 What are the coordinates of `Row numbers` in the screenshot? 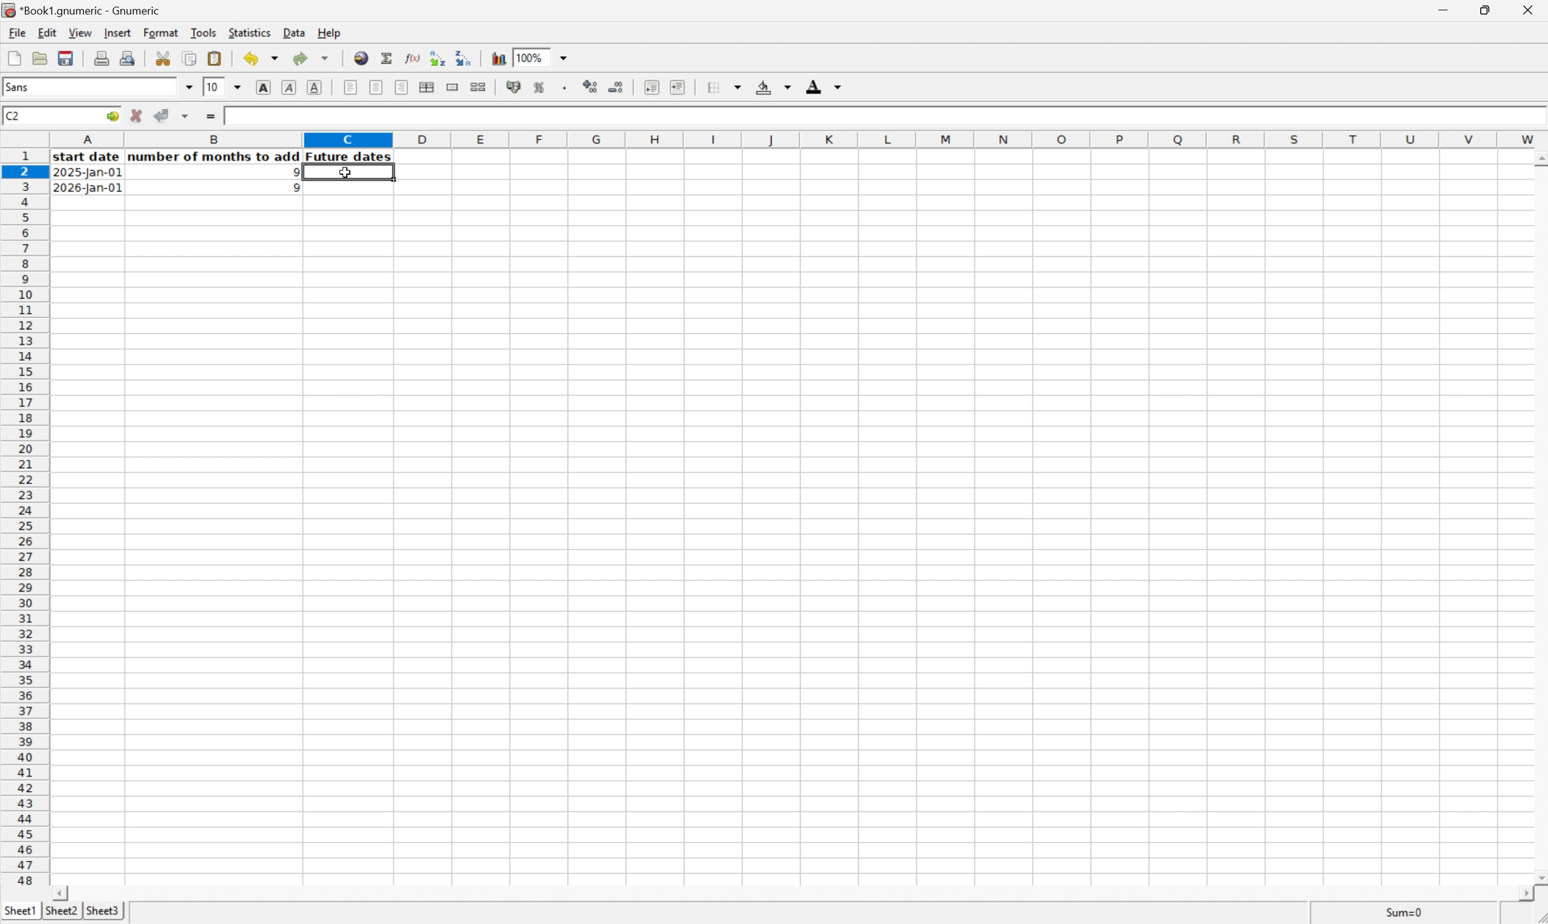 It's located at (24, 518).